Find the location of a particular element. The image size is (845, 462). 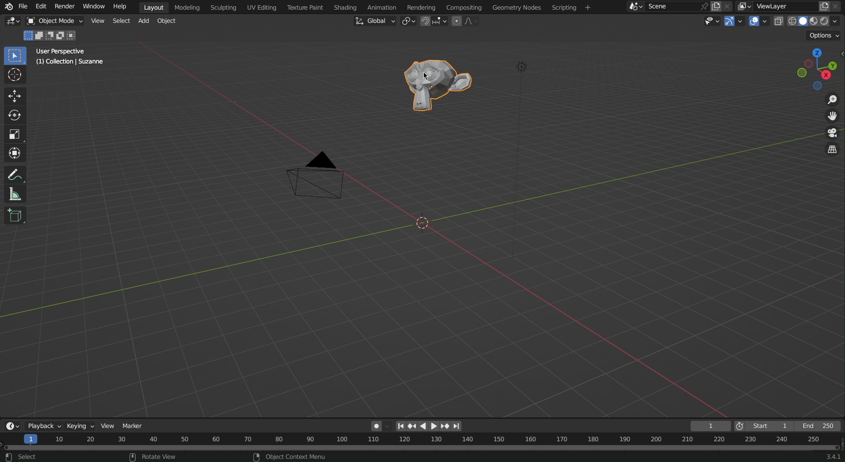

cursor is located at coordinates (426, 77).